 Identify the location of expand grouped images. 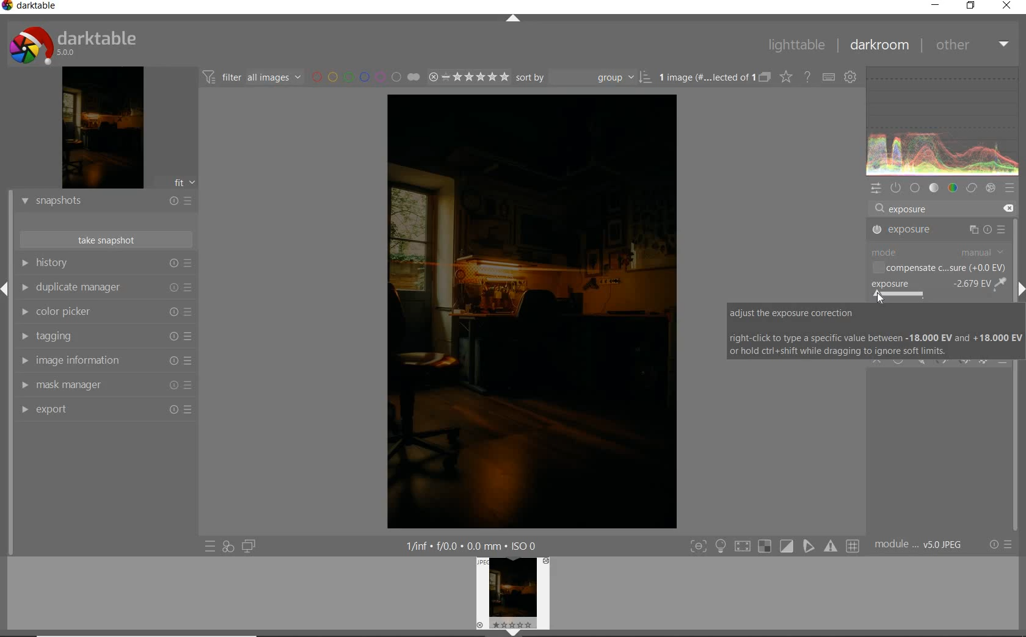
(714, 77).